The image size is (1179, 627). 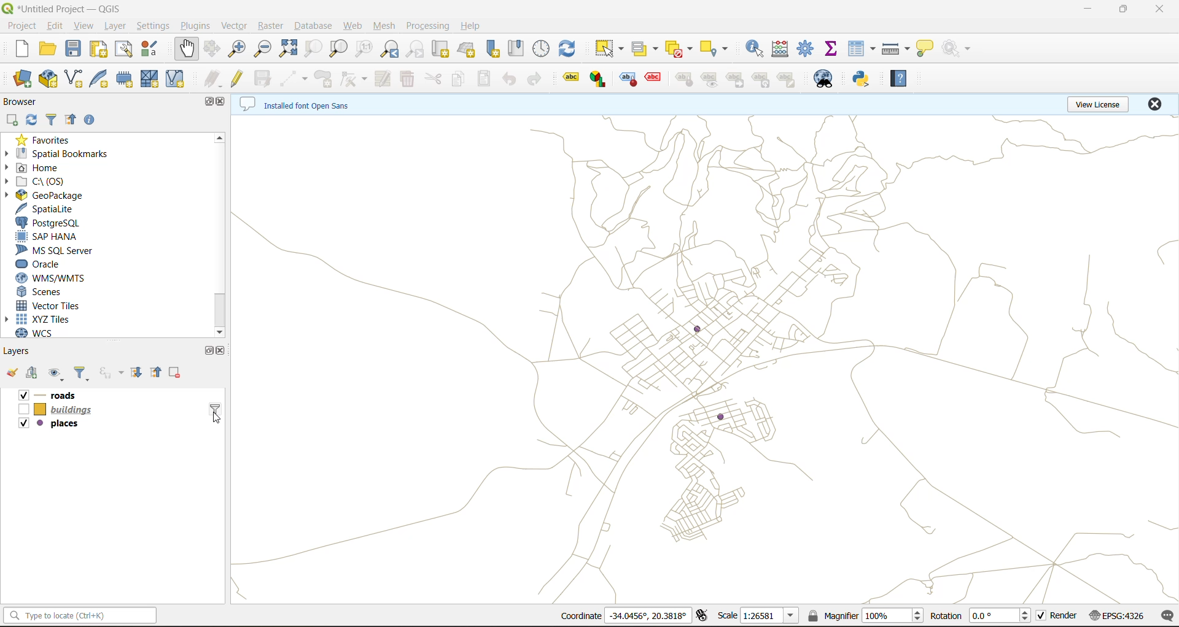 I want to click on zoom selection, so click(x=312, y=50).